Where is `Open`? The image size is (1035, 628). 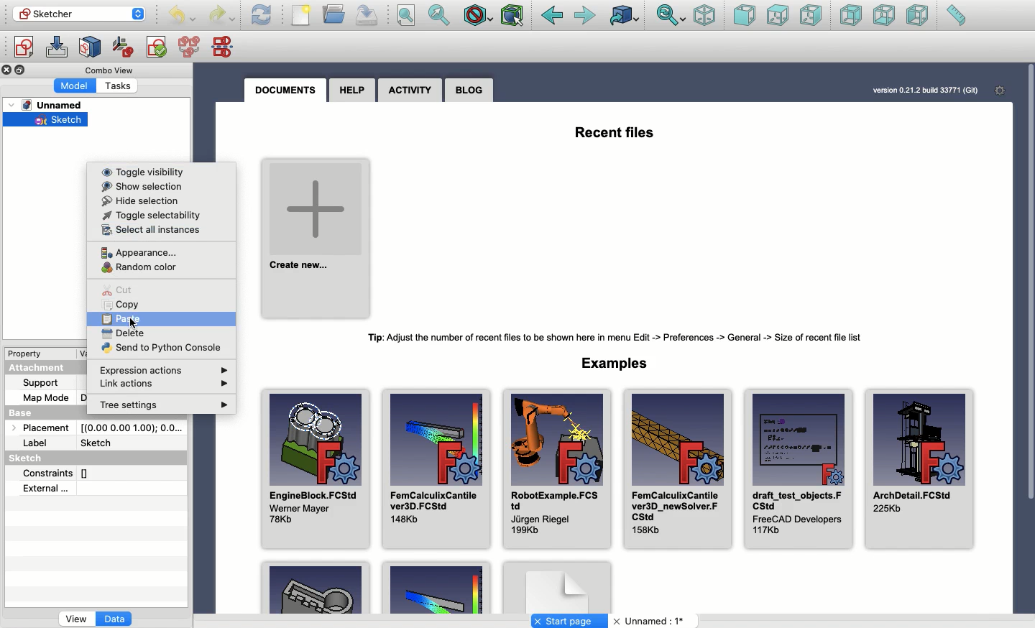
Open is located at coordinates (335, 14).